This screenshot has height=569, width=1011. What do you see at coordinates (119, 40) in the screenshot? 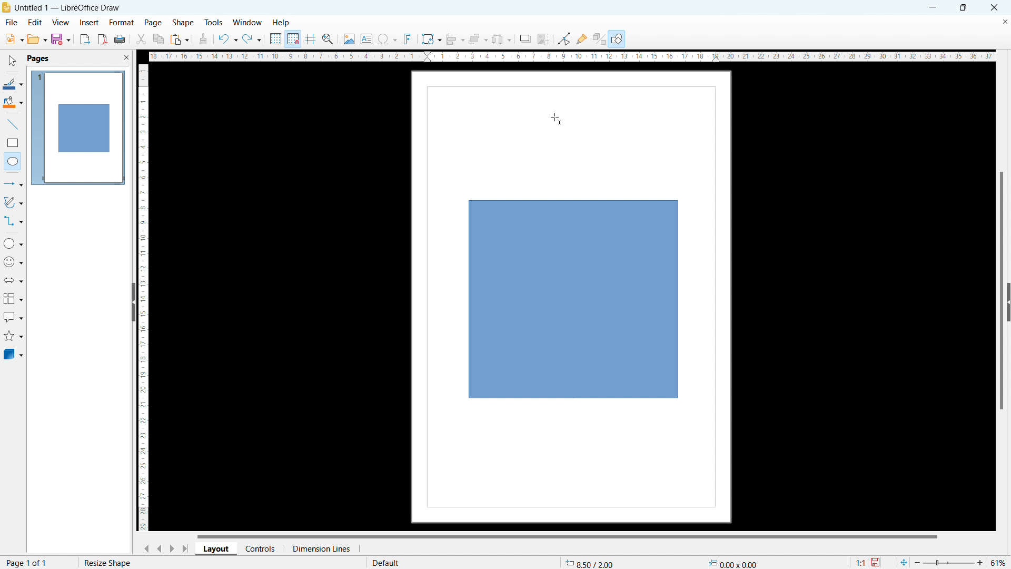
I see `print` at bounding box center [119, 40].